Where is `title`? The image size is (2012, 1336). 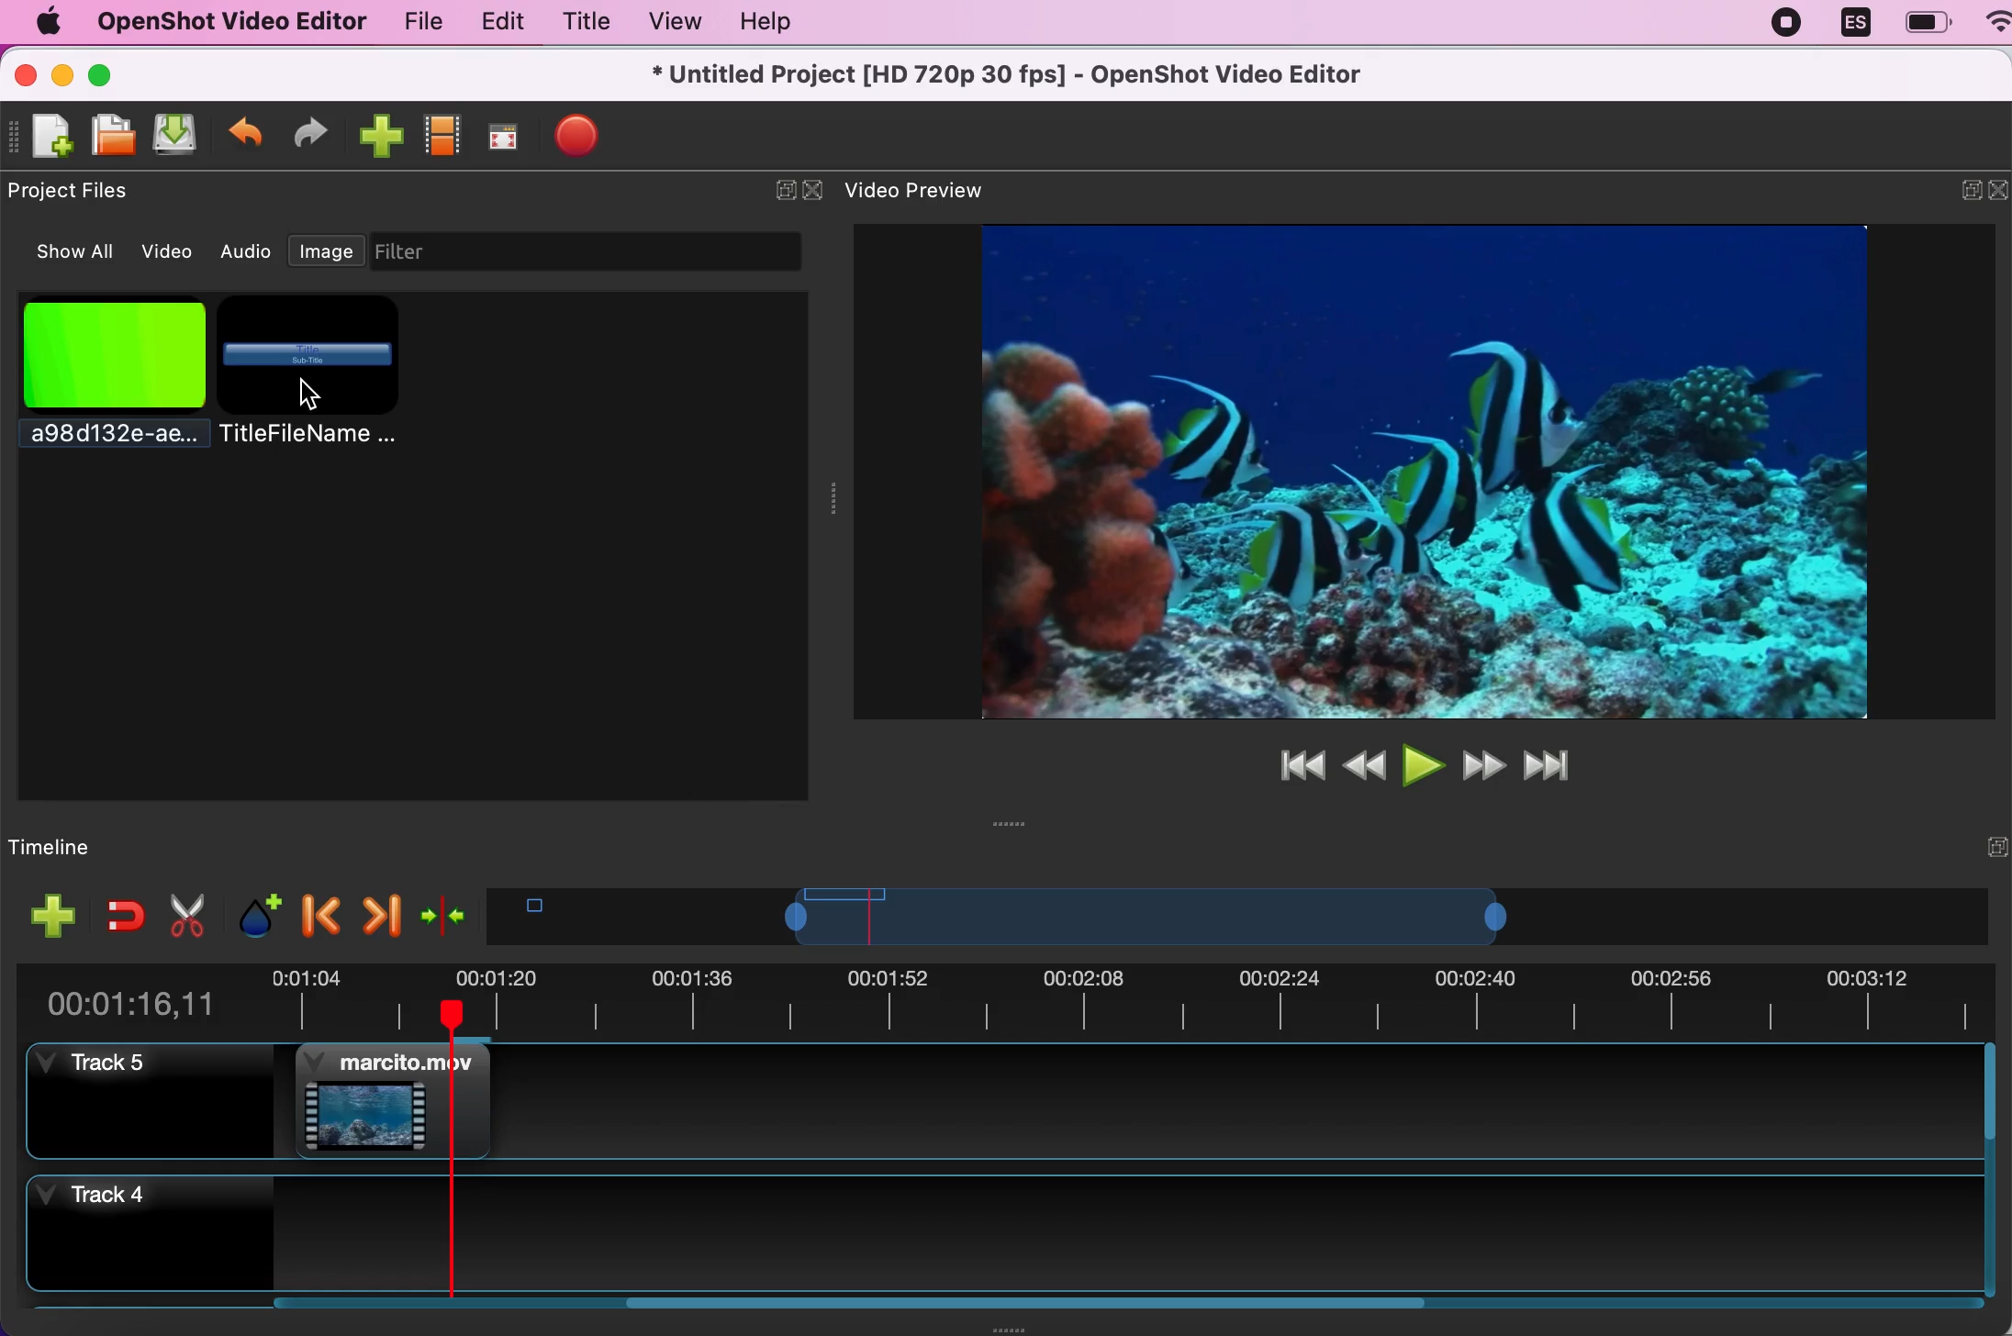
title is located at coordinates (308, 373).